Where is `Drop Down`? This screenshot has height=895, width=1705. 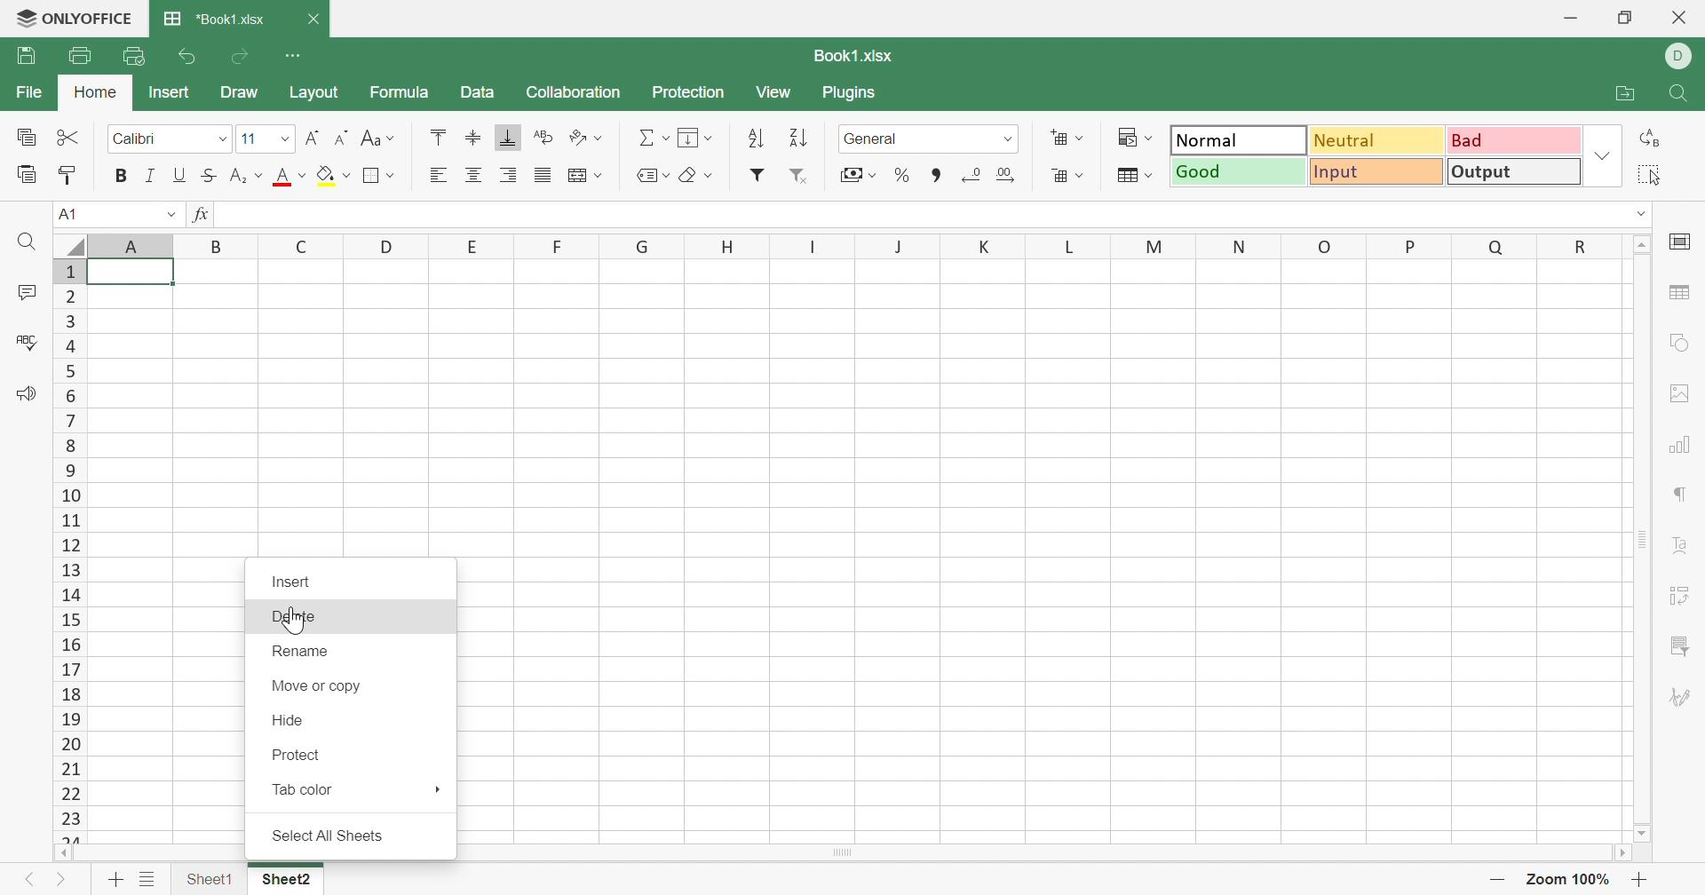
Drop Down is located at coordinates (709, 176).